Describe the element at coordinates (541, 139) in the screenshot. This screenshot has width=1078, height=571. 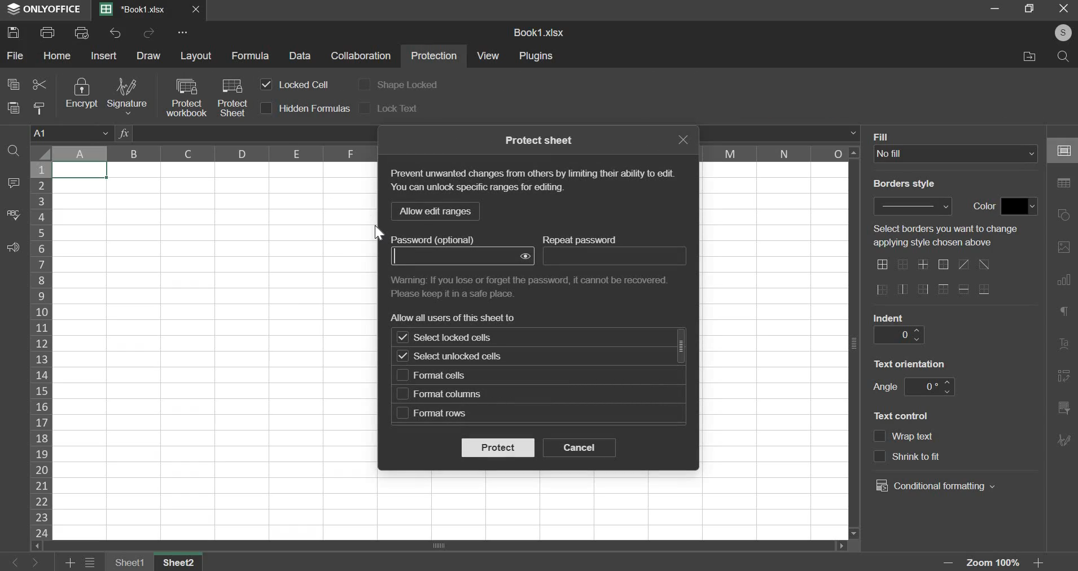
I see `text` at that location.